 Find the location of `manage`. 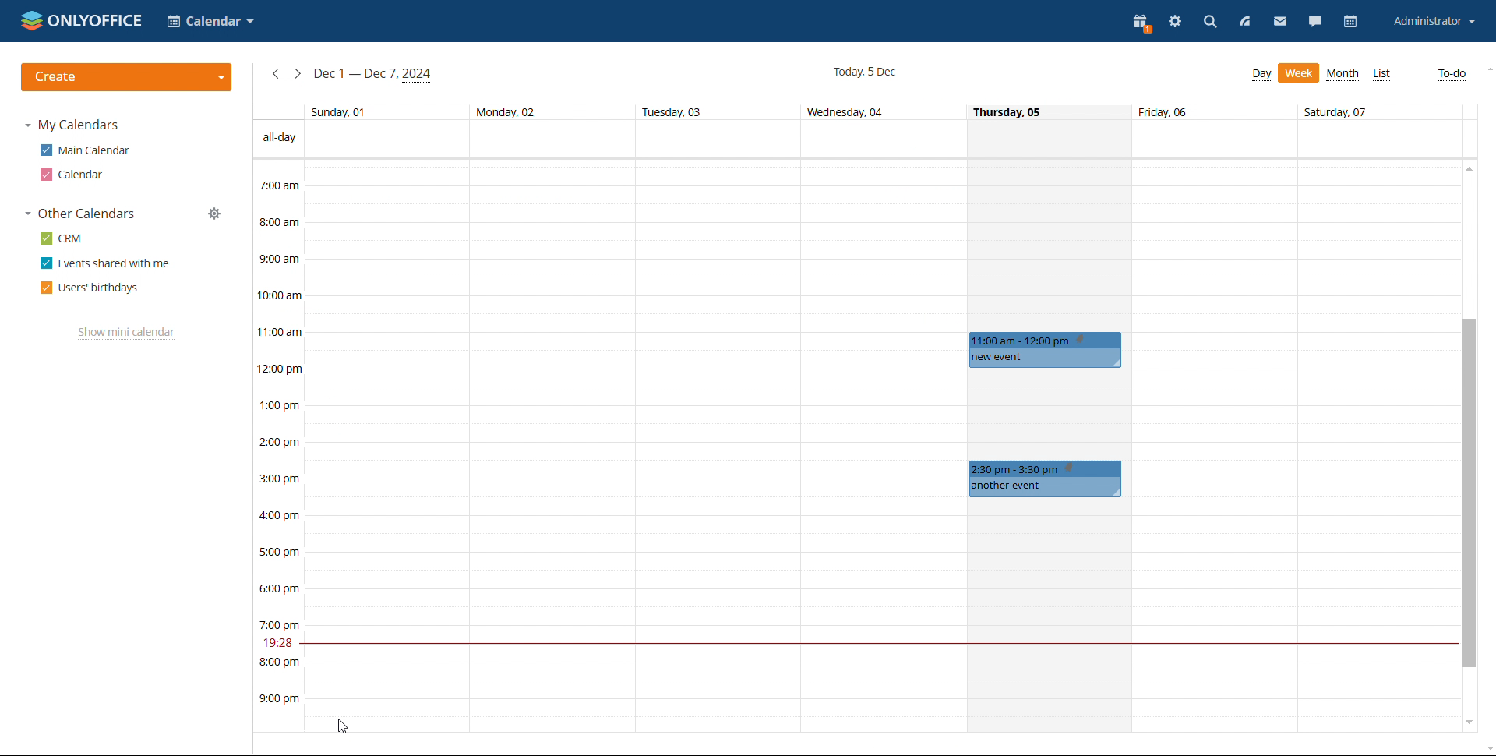

manage is located at coordinates (216, 214).